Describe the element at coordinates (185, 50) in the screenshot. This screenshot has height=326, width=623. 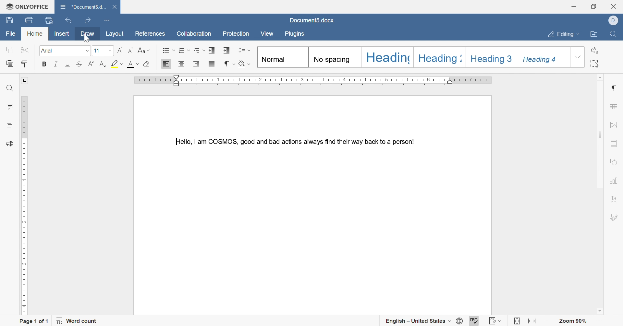
I see `numbering` at that location.